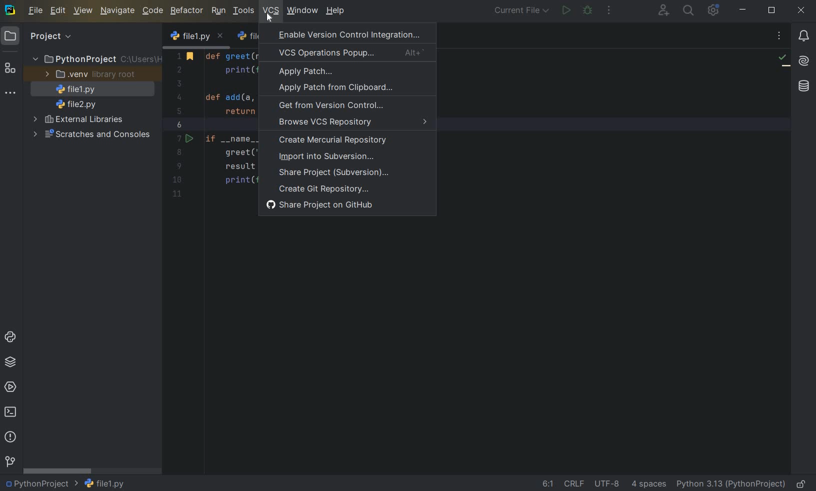 This screenshot has height=491, width=816. What do you see at coordinates (650, 484) in the screenshot?
I see `indent` at bounding box center [650, 484].